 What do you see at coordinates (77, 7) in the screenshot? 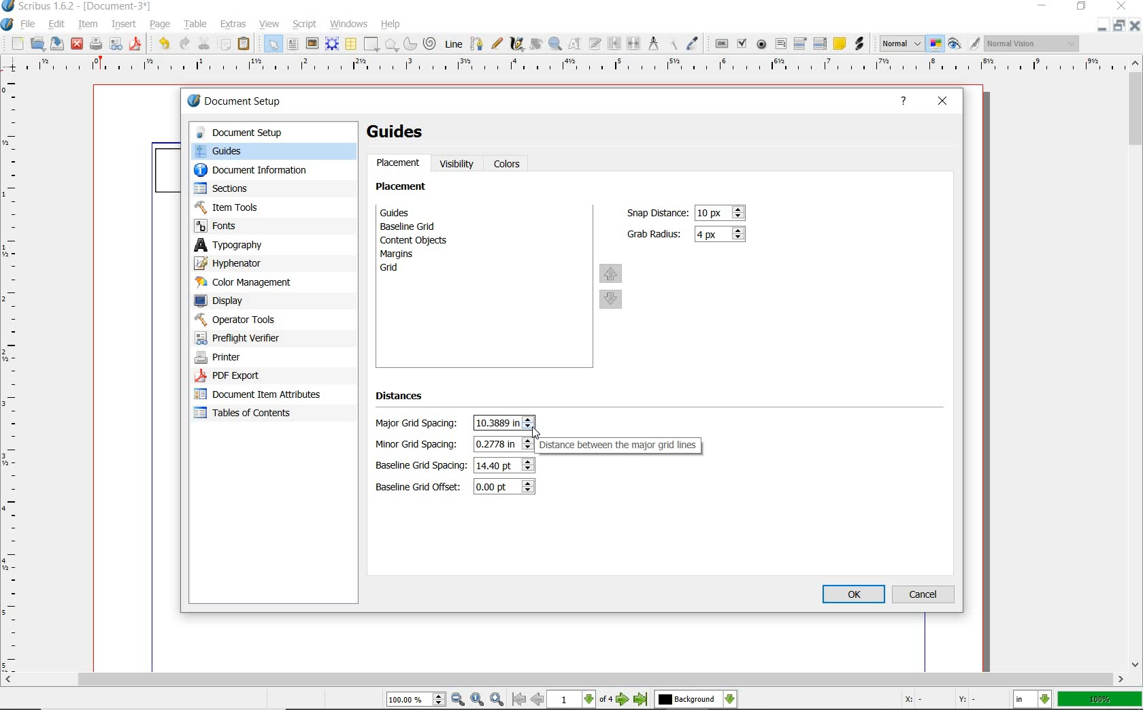
I see `Scribus 1.6.2 - [Document-3*]` at bounding box center [77, 7].